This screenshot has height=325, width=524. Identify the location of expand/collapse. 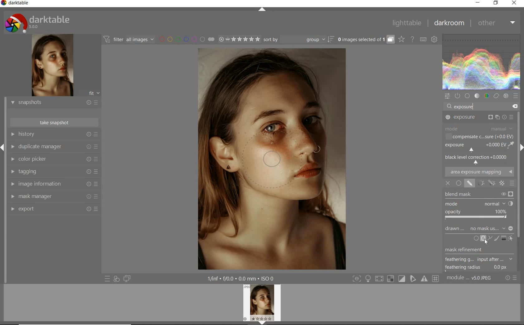
(262, 10).